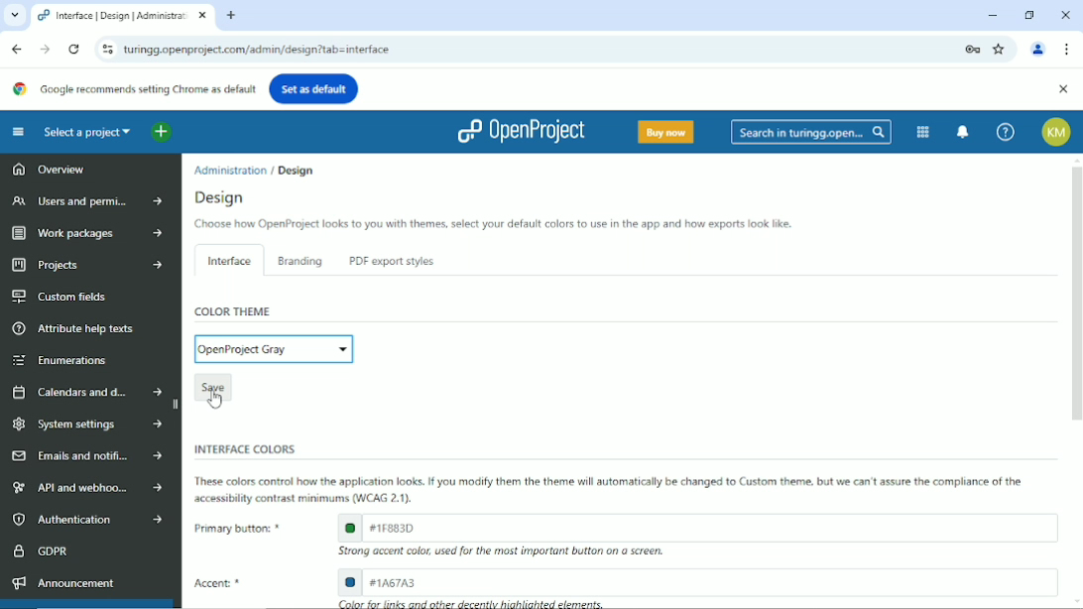 Image resolution: width=1083 pixels, height=609 pixels. Describe the element at coordinates (234, 528) in the screenshot. I see `Primary button` at that location.